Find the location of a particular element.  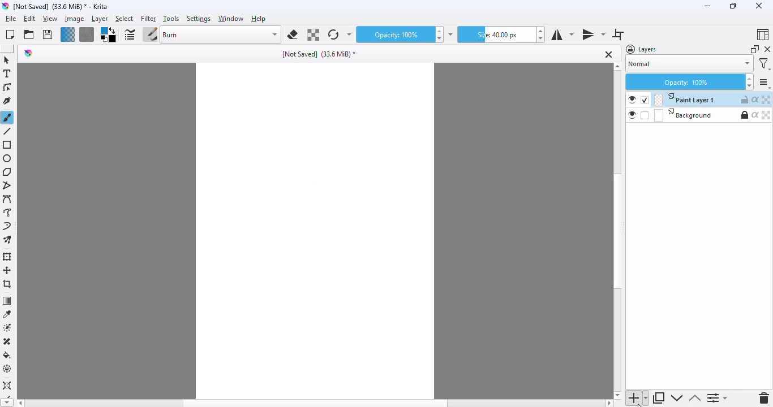

horizontal mirror tool is located at coordinates (561, 34).